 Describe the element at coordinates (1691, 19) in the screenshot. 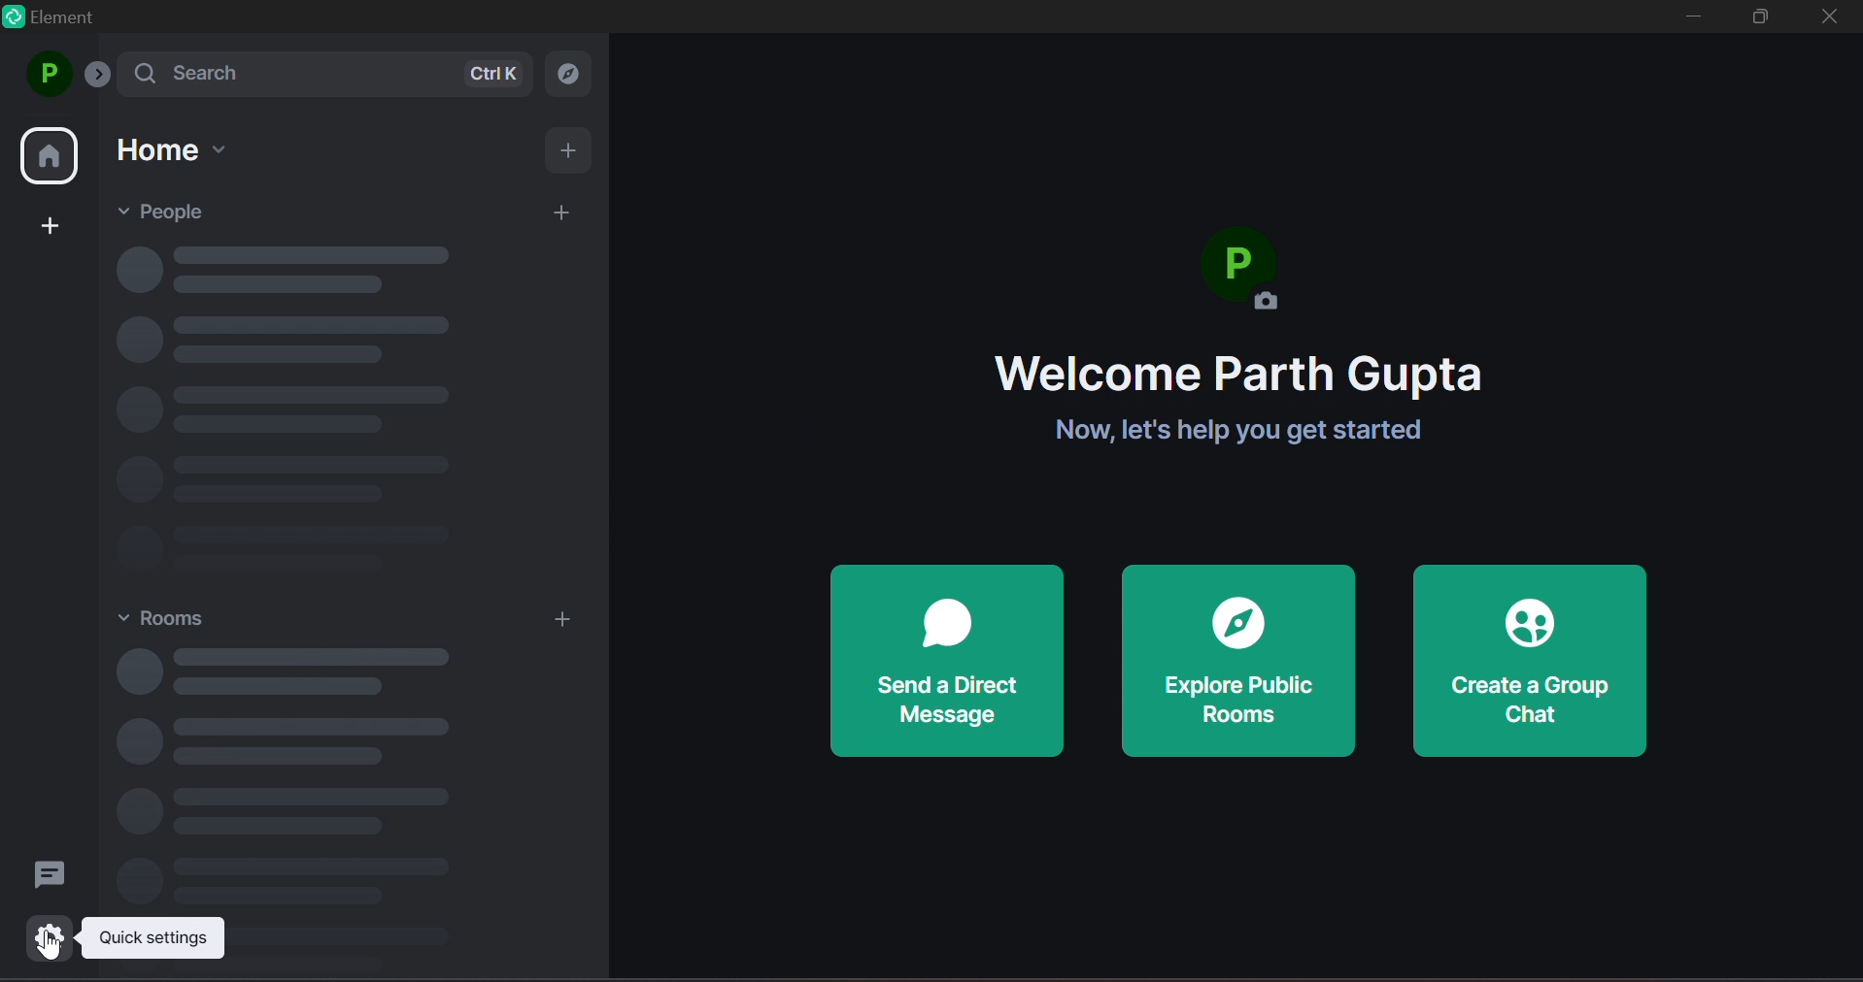

I see `minimize` at that location.